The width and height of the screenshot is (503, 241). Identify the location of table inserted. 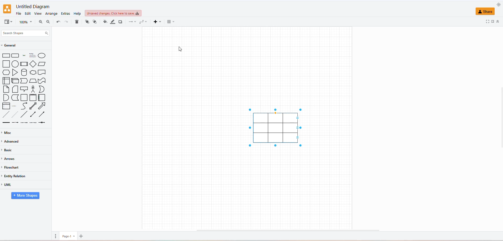
(276, 129).